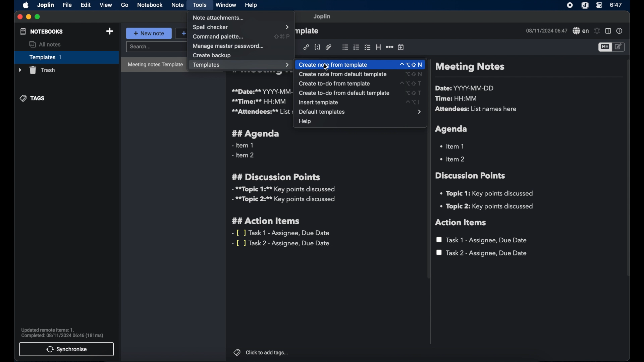 The image size is (644, 362). What do you see at coordinates (401, 47) in the screenshot?
I see `insert time` at bounding box center [401, 47].